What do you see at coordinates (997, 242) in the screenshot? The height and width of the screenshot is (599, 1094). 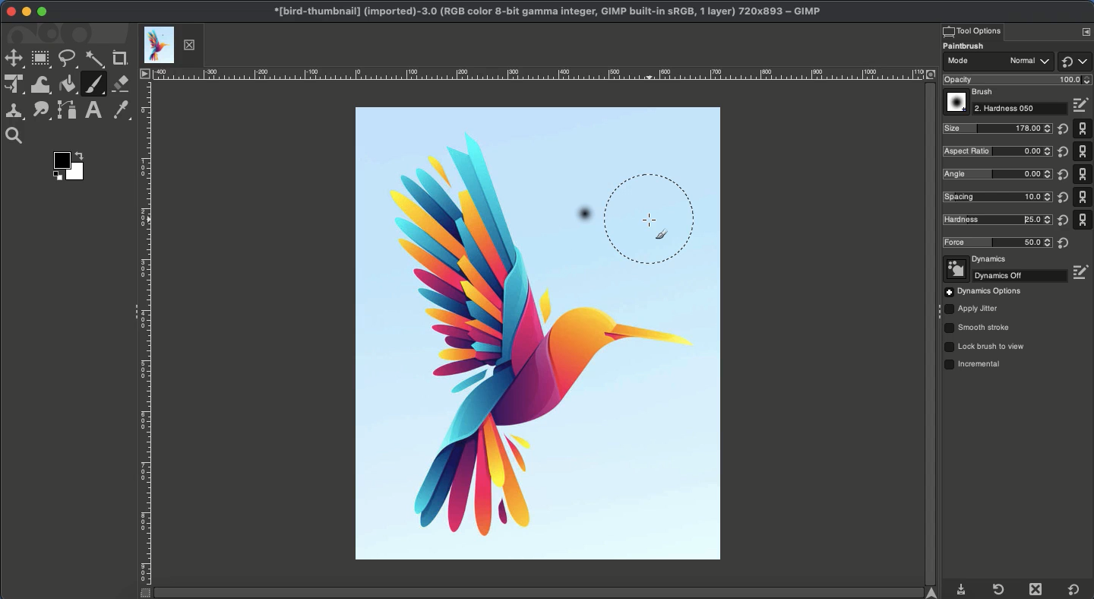 I see `Force` at bounding box center [997, 242].